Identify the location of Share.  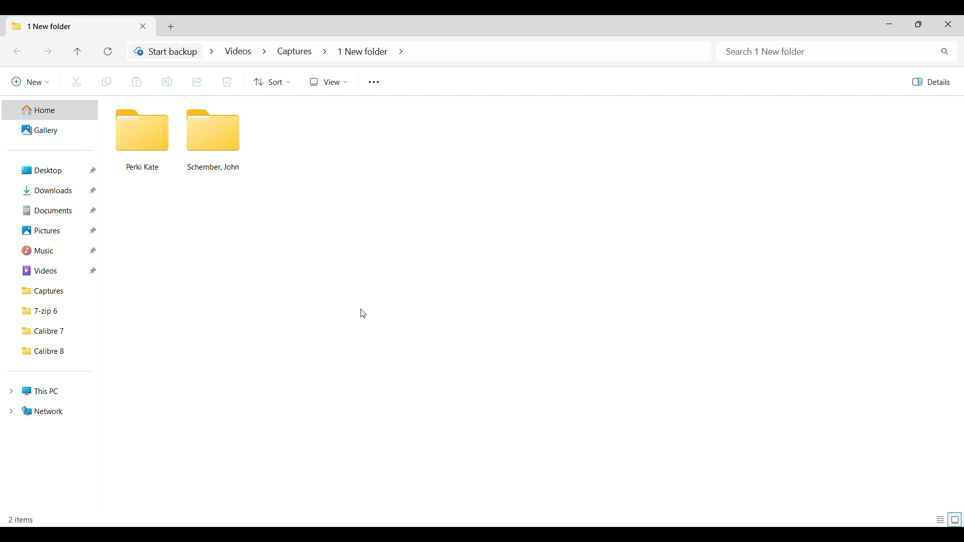
(197, 82).